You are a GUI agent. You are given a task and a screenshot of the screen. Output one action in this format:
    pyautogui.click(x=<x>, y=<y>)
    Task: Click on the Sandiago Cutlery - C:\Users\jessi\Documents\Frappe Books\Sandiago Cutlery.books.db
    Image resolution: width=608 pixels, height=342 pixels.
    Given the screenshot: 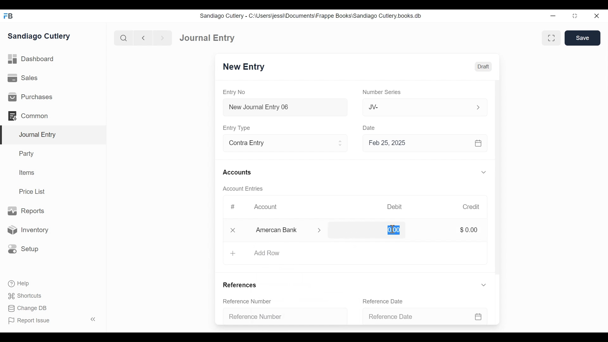 What is the action you would take?
    pyautogui.click(x=311, y=16)
    